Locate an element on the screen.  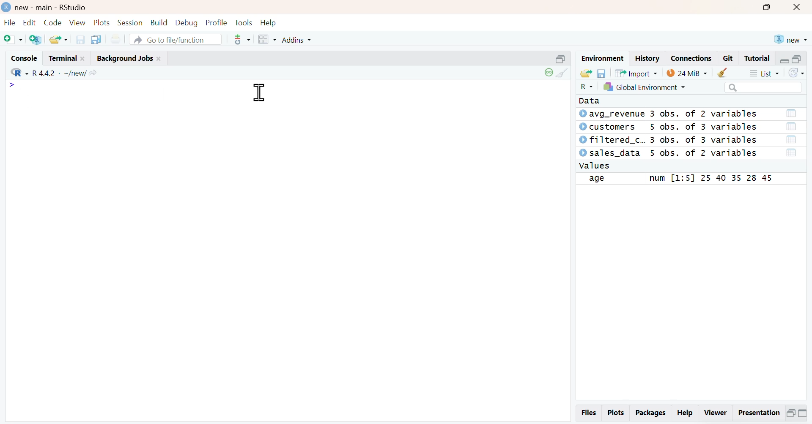
R 4.4.2 . ~/new/ is located at coordinates (65, 73).